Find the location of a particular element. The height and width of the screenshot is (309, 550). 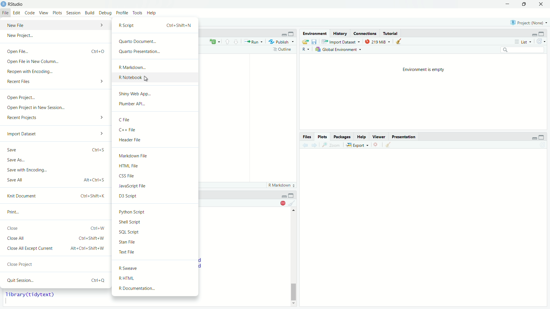

R Sweave is located at coordinates (156, 268).